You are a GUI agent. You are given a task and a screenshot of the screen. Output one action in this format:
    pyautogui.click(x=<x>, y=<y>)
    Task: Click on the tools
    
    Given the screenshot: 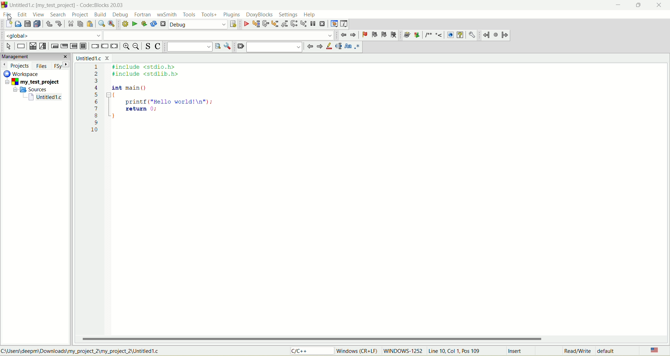 What is the action you would take?
    pyautogui.click(x=189, y=15)
    